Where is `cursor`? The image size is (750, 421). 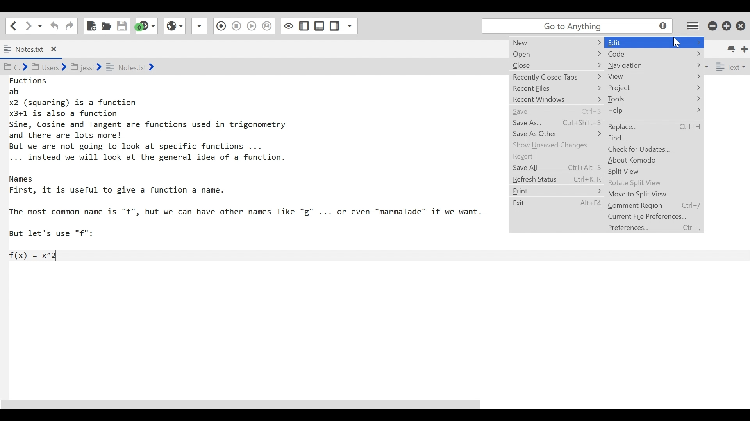
cursor is located at coordinates (677, 43).